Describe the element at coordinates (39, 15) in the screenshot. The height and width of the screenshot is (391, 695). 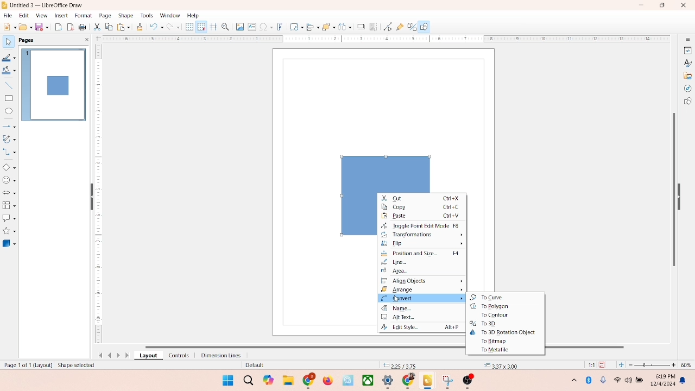
I see `view` at that location.